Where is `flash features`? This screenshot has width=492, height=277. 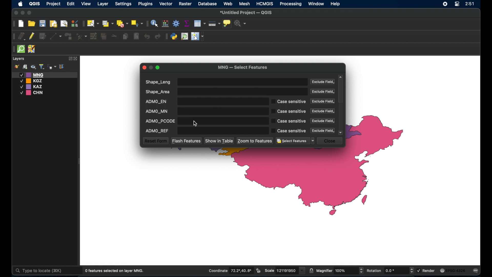 flash features is located at coordinates (186, 141).